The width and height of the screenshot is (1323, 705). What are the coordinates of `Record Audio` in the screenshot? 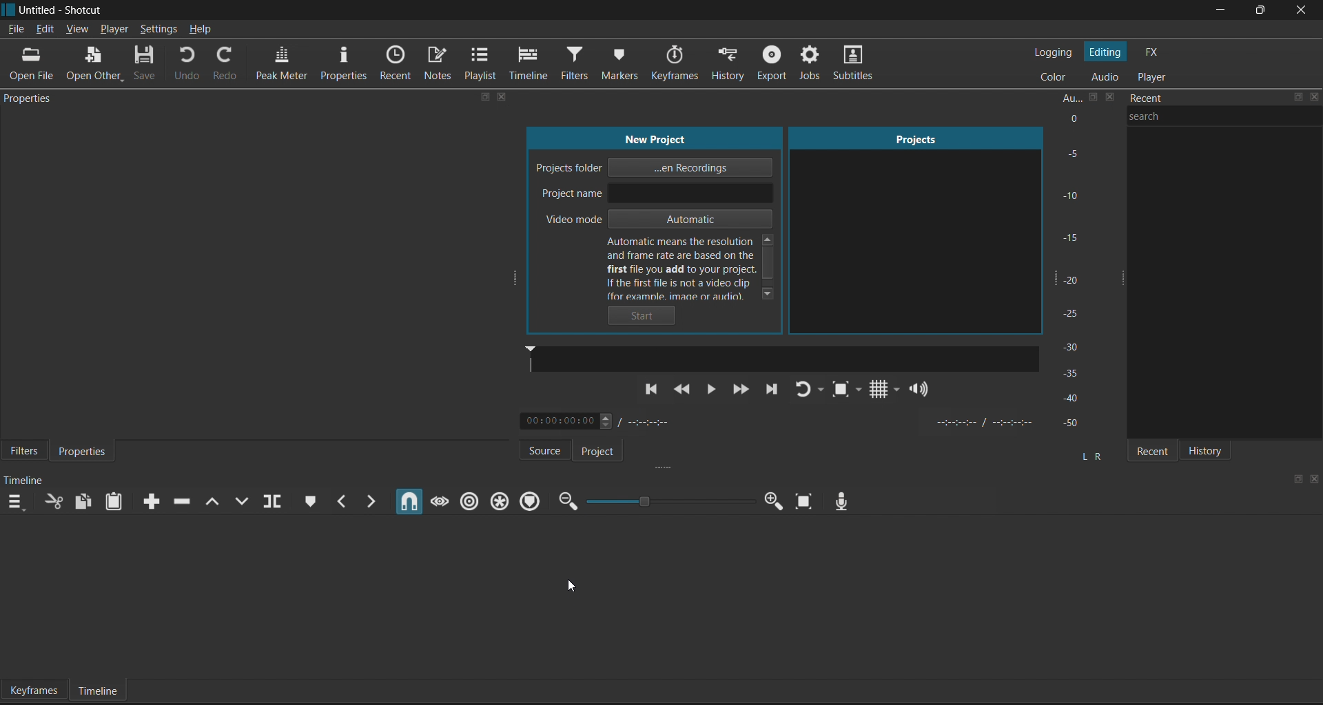 It's located at (840, 499).